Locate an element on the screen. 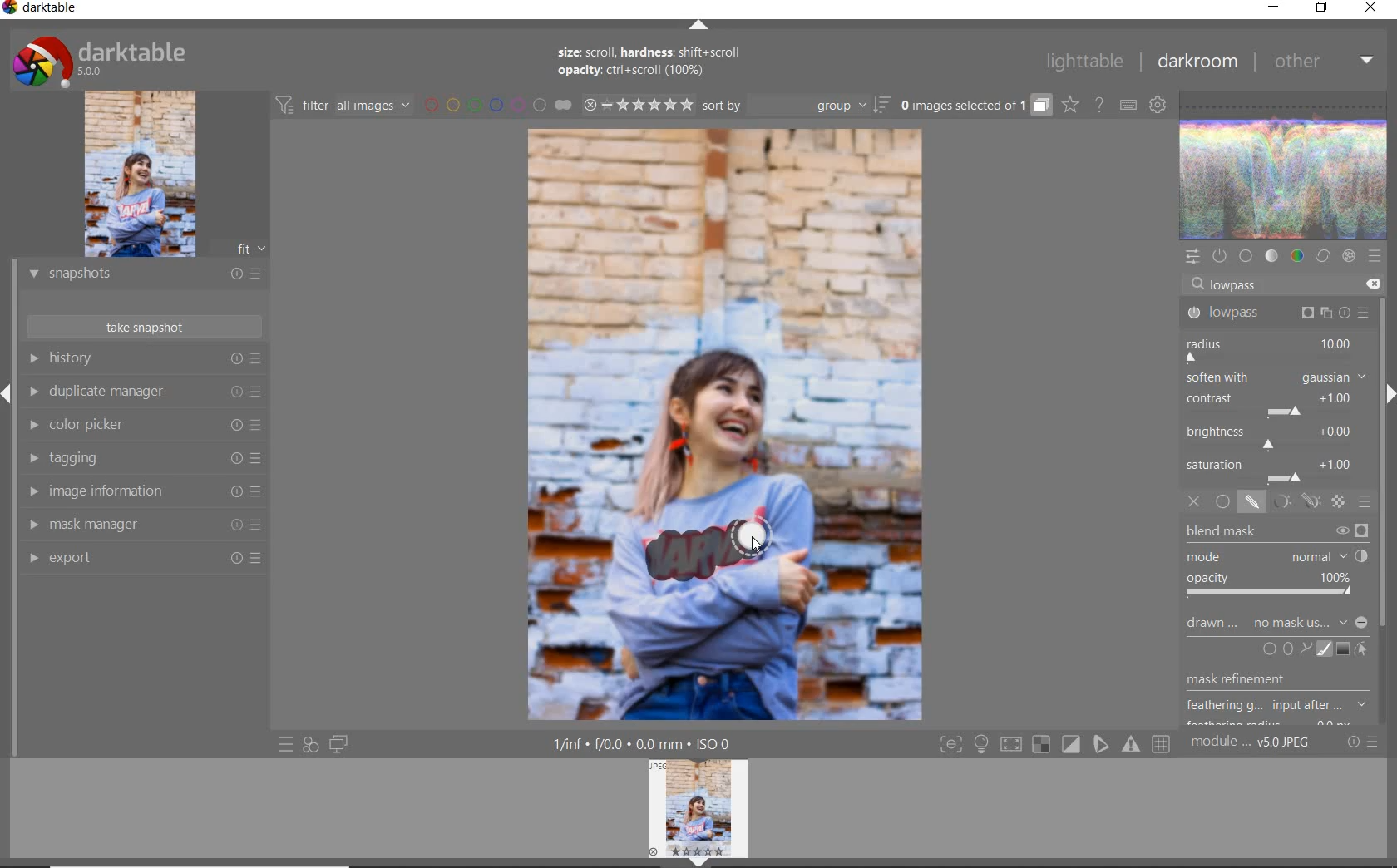  image preview is located at coordinates (163, 173).